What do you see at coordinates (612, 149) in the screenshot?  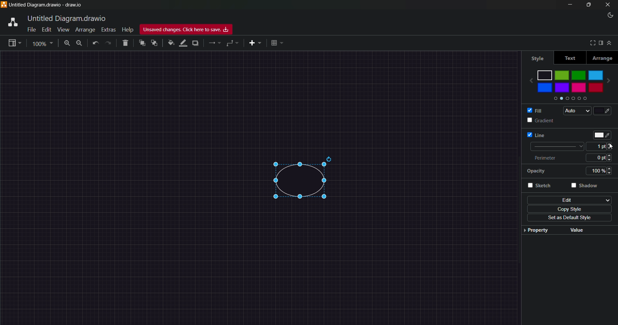 I see `decrease thickness` at bounding box center [612, 149].